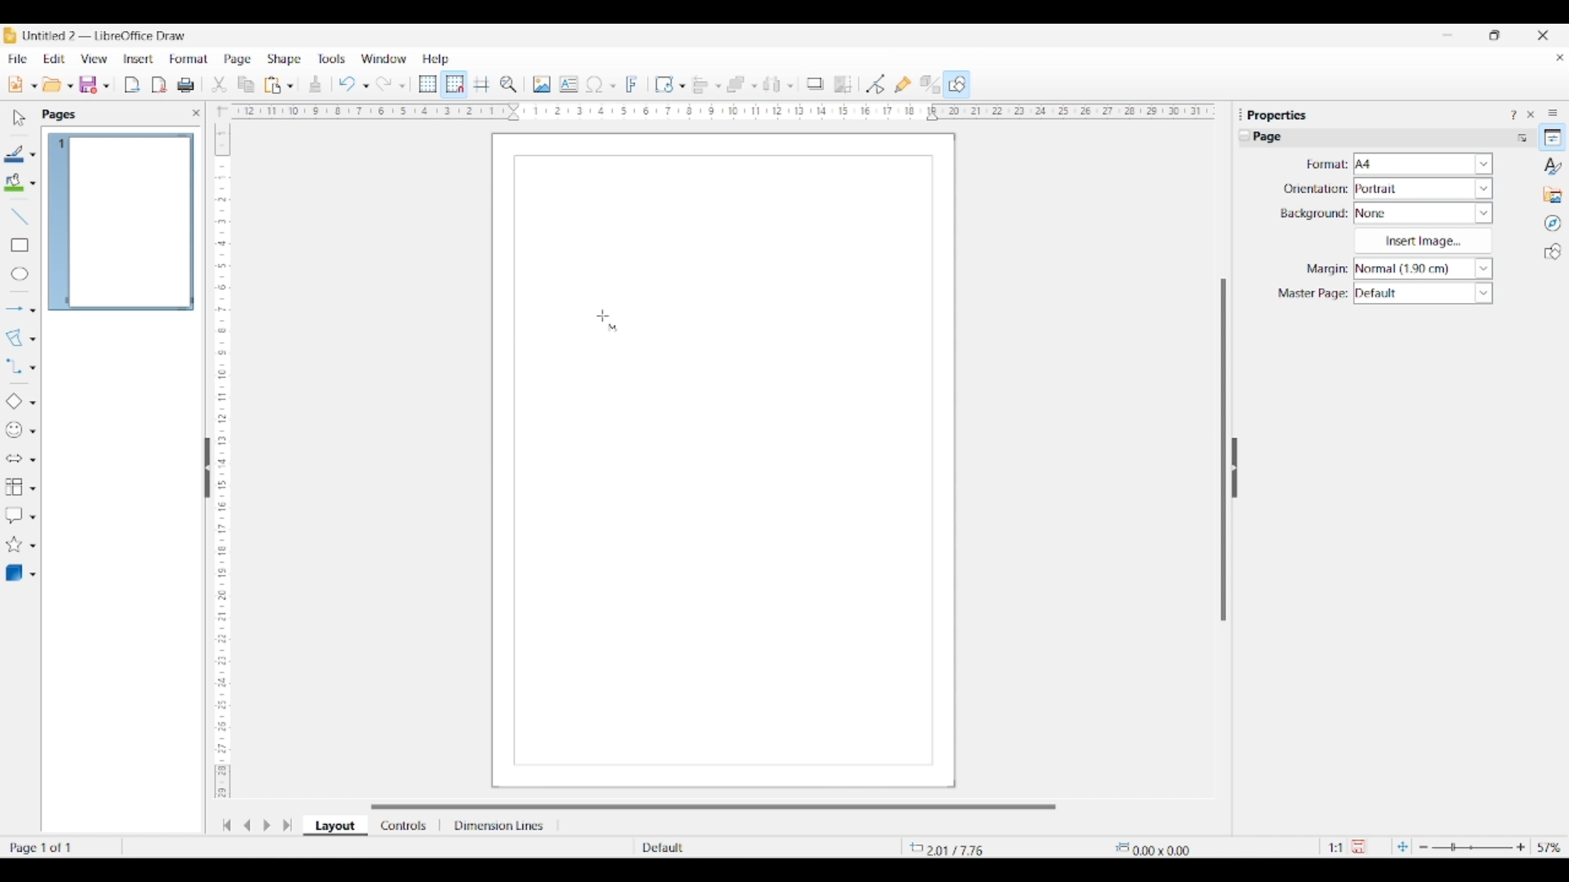 Image resolution: width=1569 pixels, height=882 pixels. I want to click on Section title - Pages, so click(62, 114).